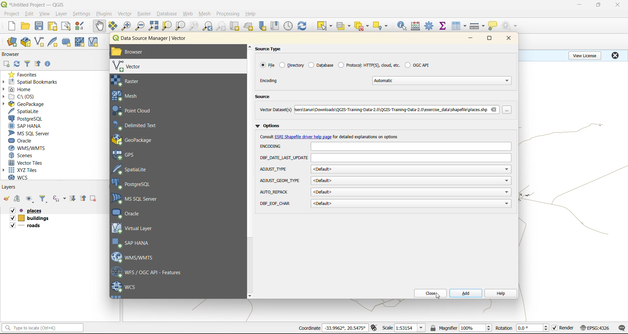  Describe the element at coordinates (27, 162) in the screenshot. I see `vector tiles` at that location.